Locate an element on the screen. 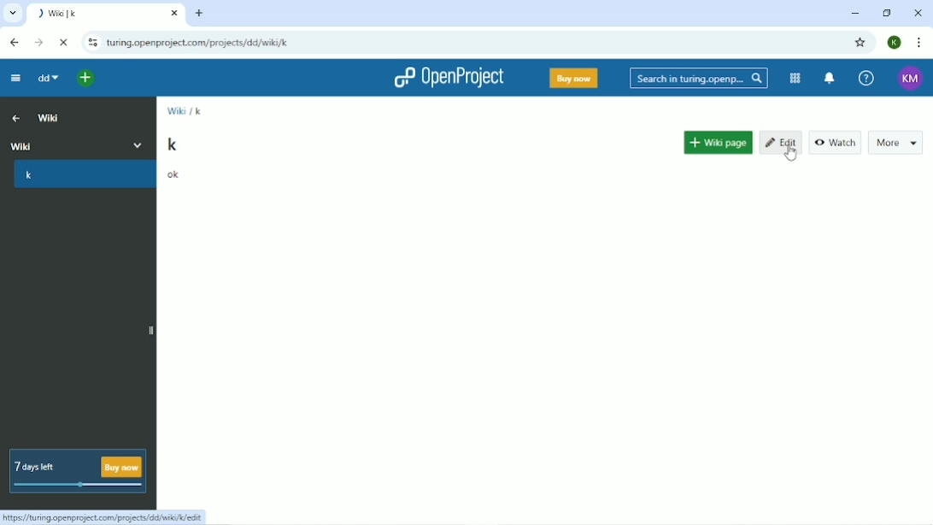 The height and width of the screenshot is (525, 933). Wiki page is located at coordinates (718, 139).